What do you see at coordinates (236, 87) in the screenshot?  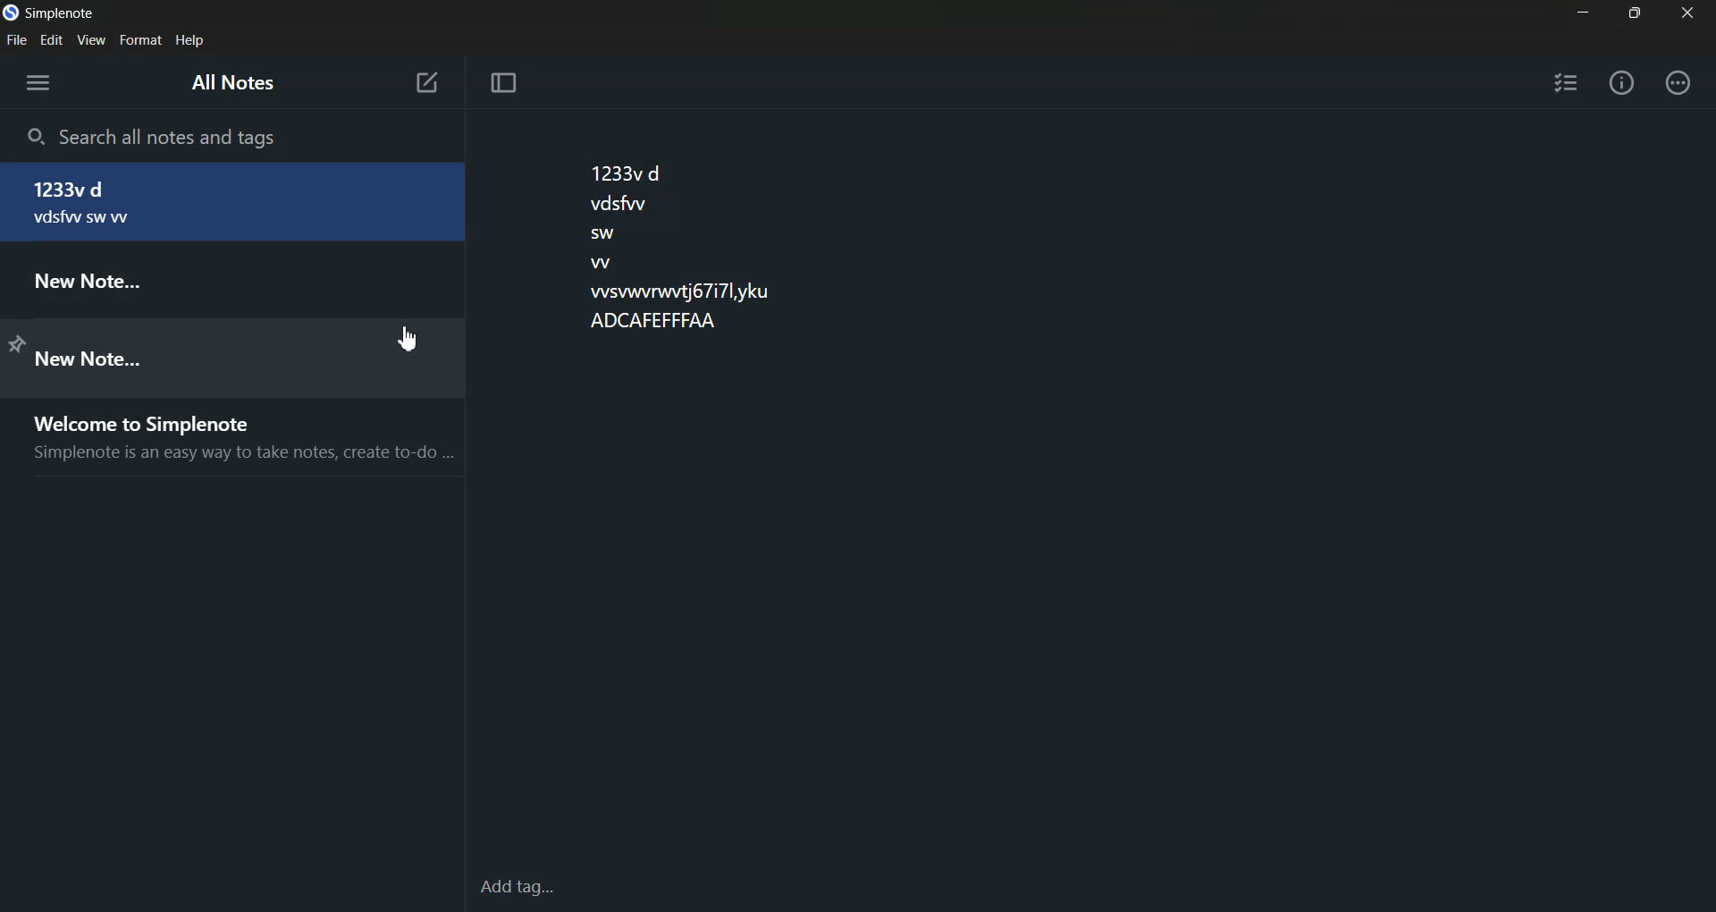 I see `All Notes` at bounding box center [236, 87].